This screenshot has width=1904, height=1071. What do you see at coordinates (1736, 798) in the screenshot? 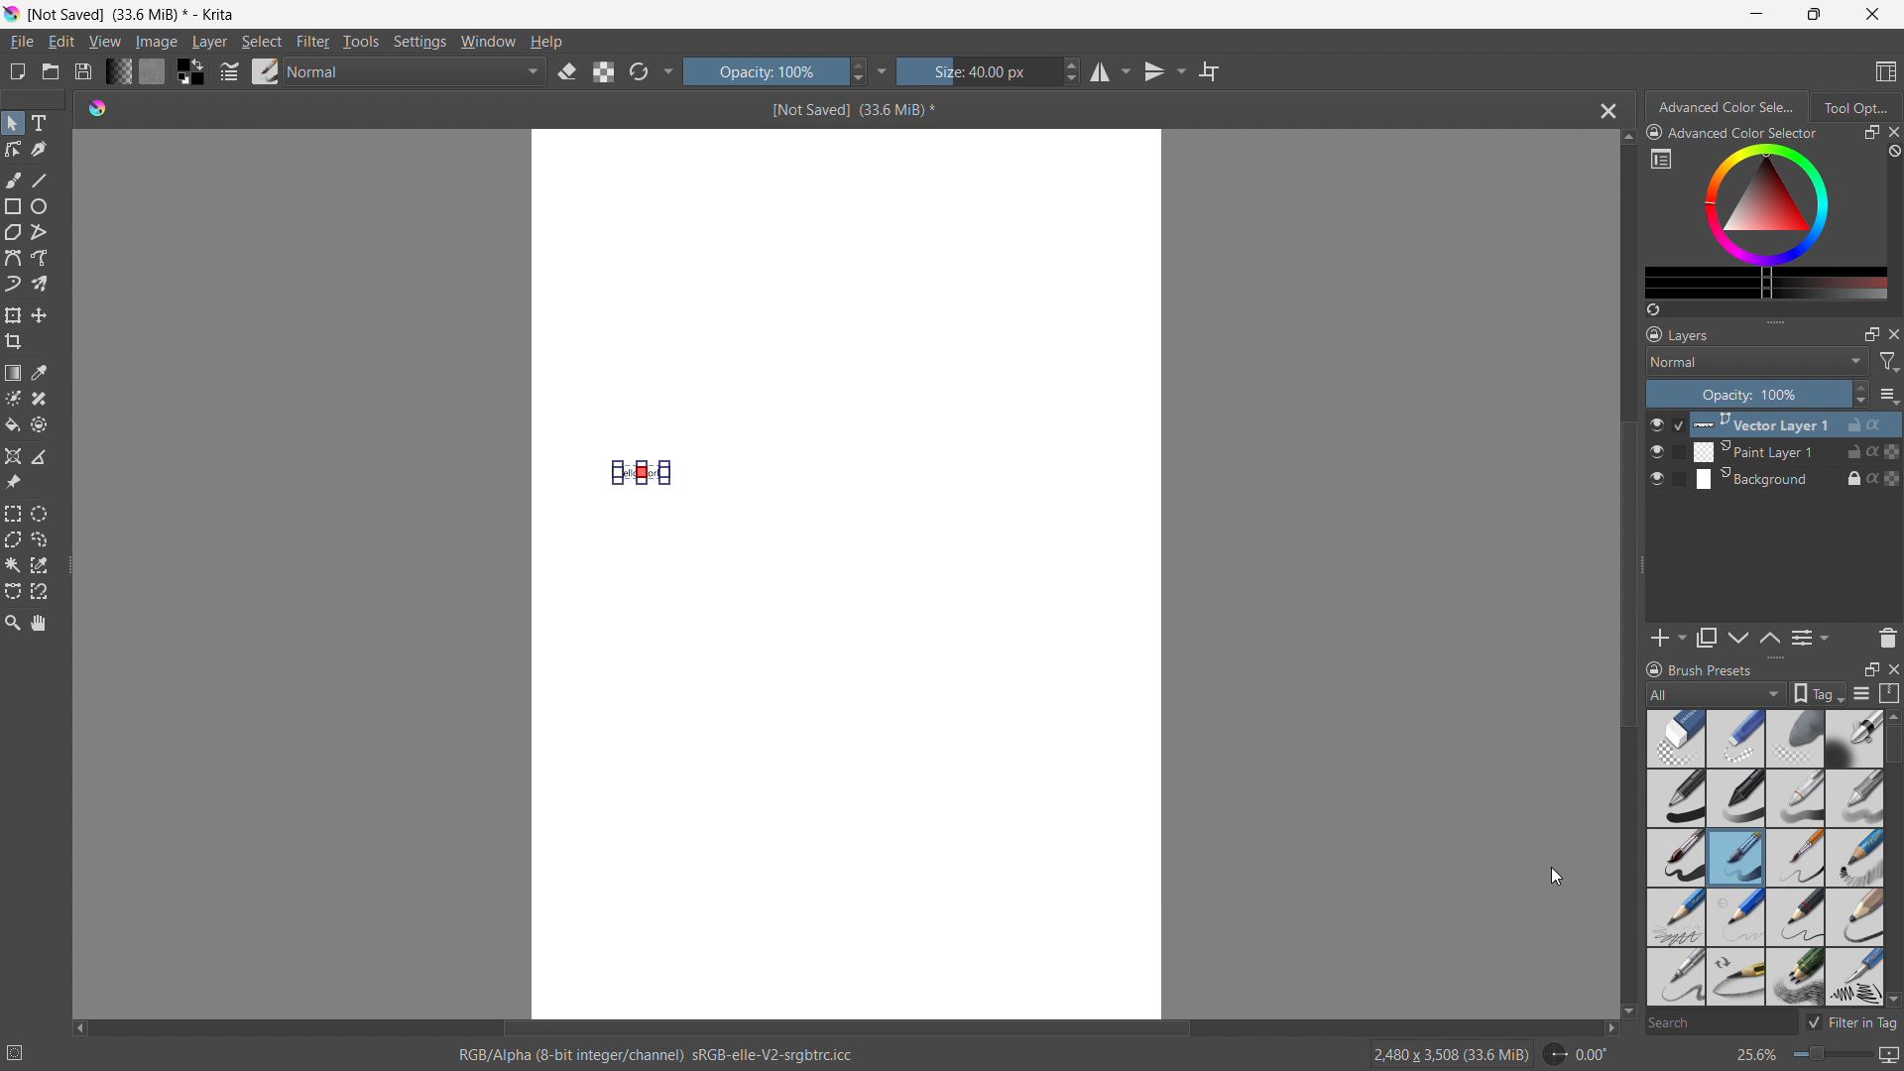
I see `pen` at bounding box center [1736, 798].